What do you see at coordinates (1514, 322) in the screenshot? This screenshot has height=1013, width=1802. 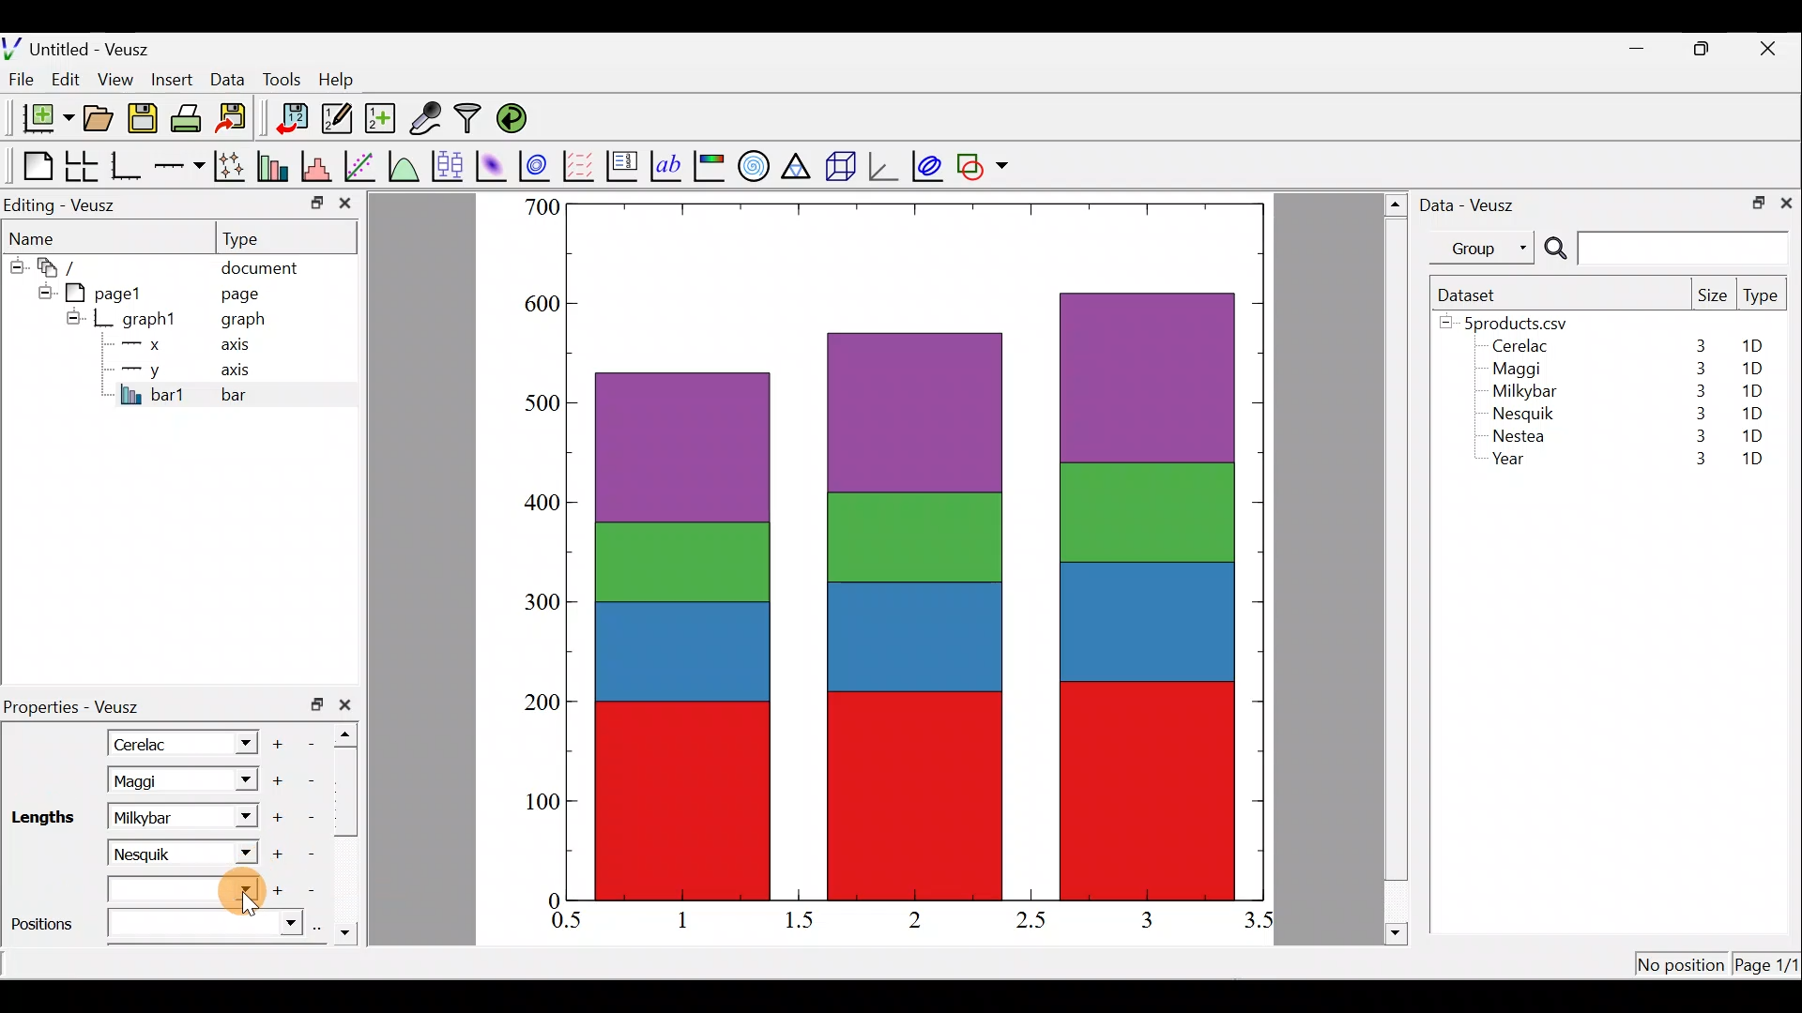 I see `5products.csv` at bounding box center [1514, 322].